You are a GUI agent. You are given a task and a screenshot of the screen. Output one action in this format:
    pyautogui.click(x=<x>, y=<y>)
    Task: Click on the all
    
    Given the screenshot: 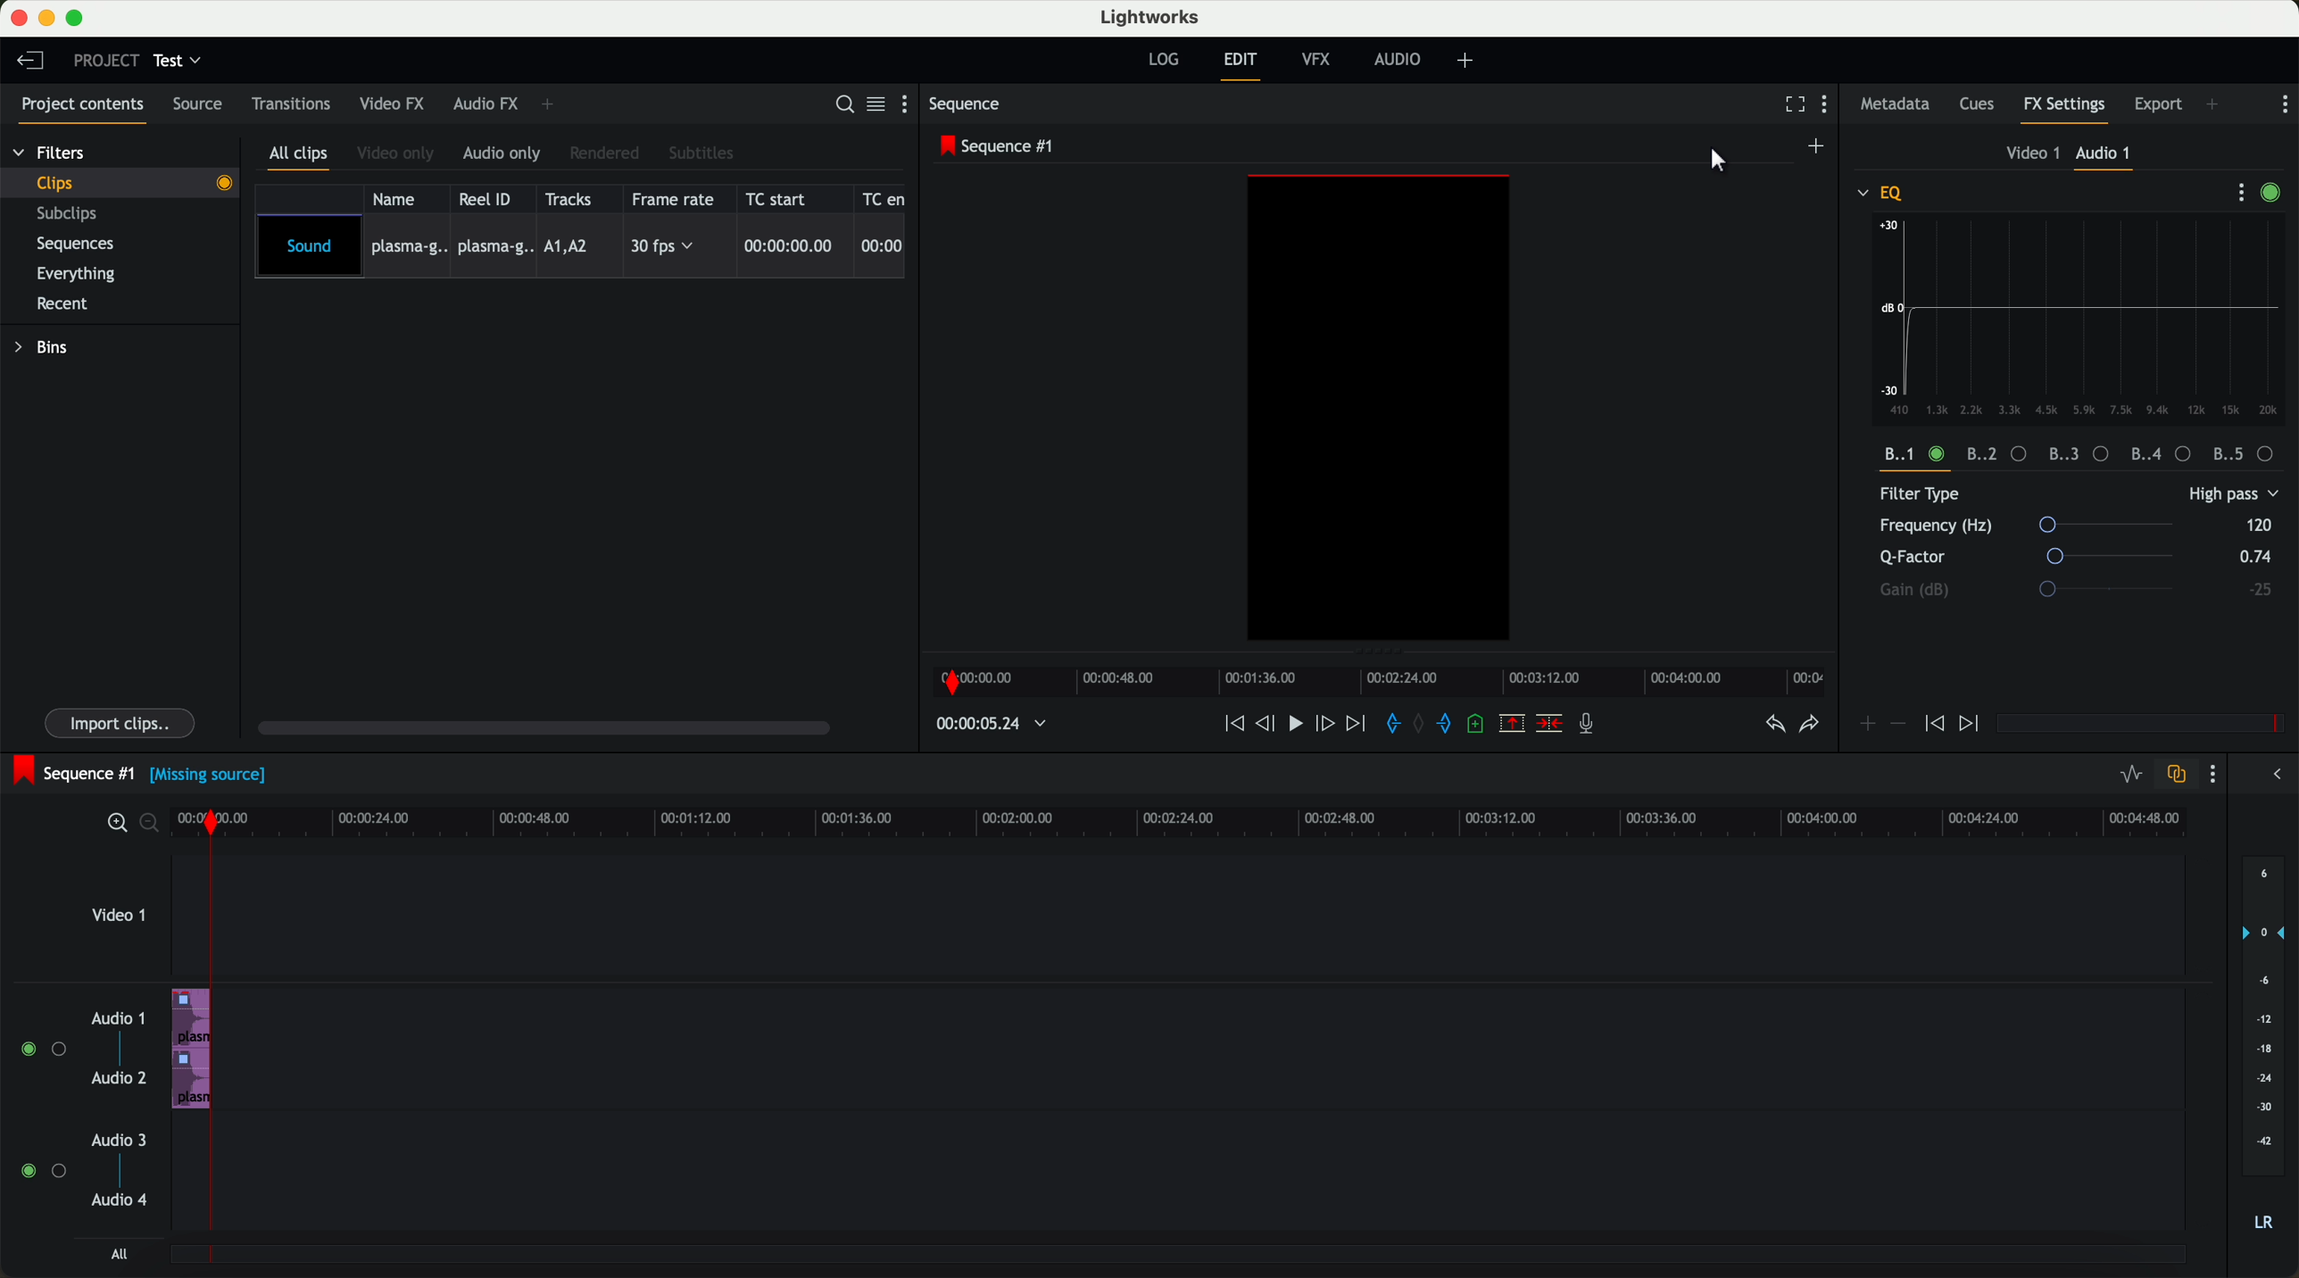 What is the action you would take?
    pyautogui.click(x=116, y=1256)
    